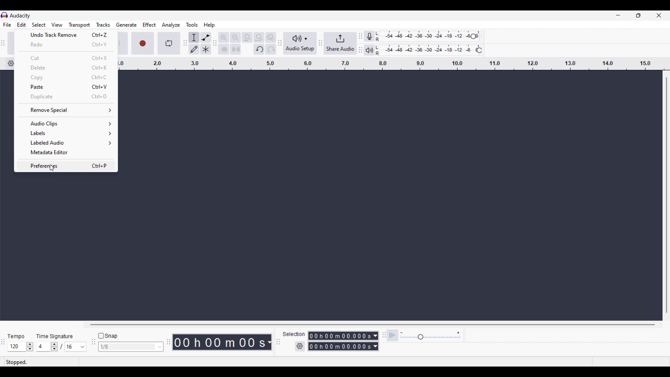 The image size is (670, 377). Describe the element at coordinates (171, 25) in the screenshot. I see `Analyze menu` at that location.